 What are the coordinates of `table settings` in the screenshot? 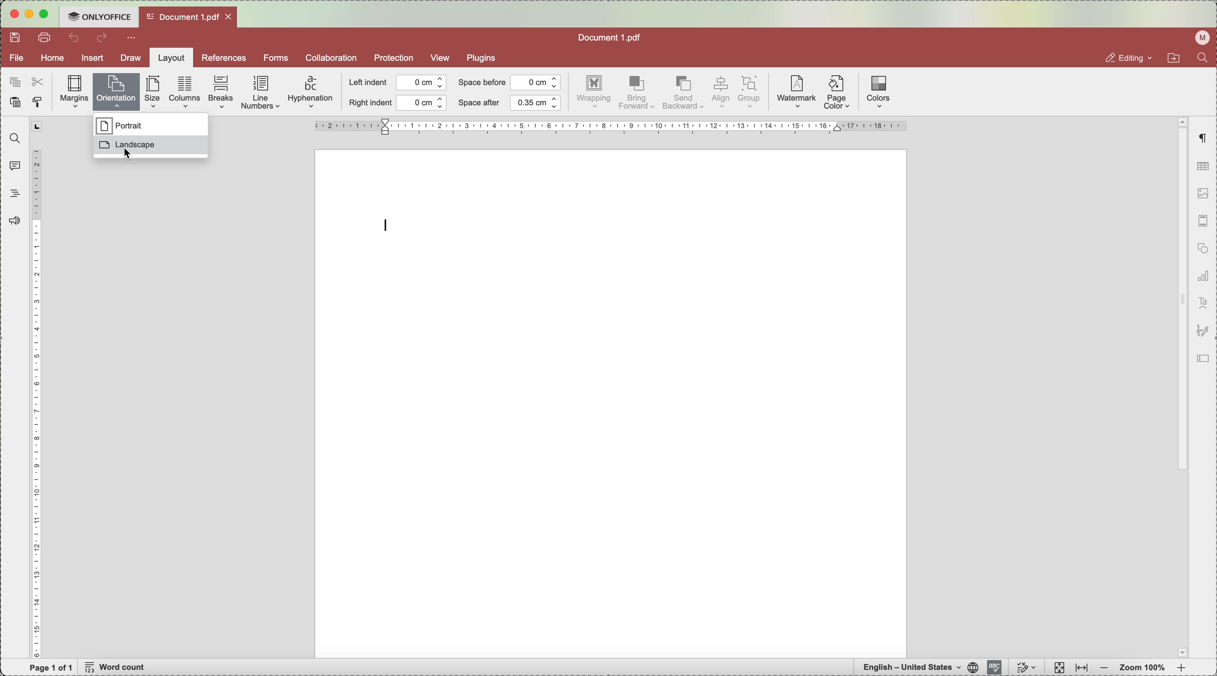 It's located at (1203, 166).